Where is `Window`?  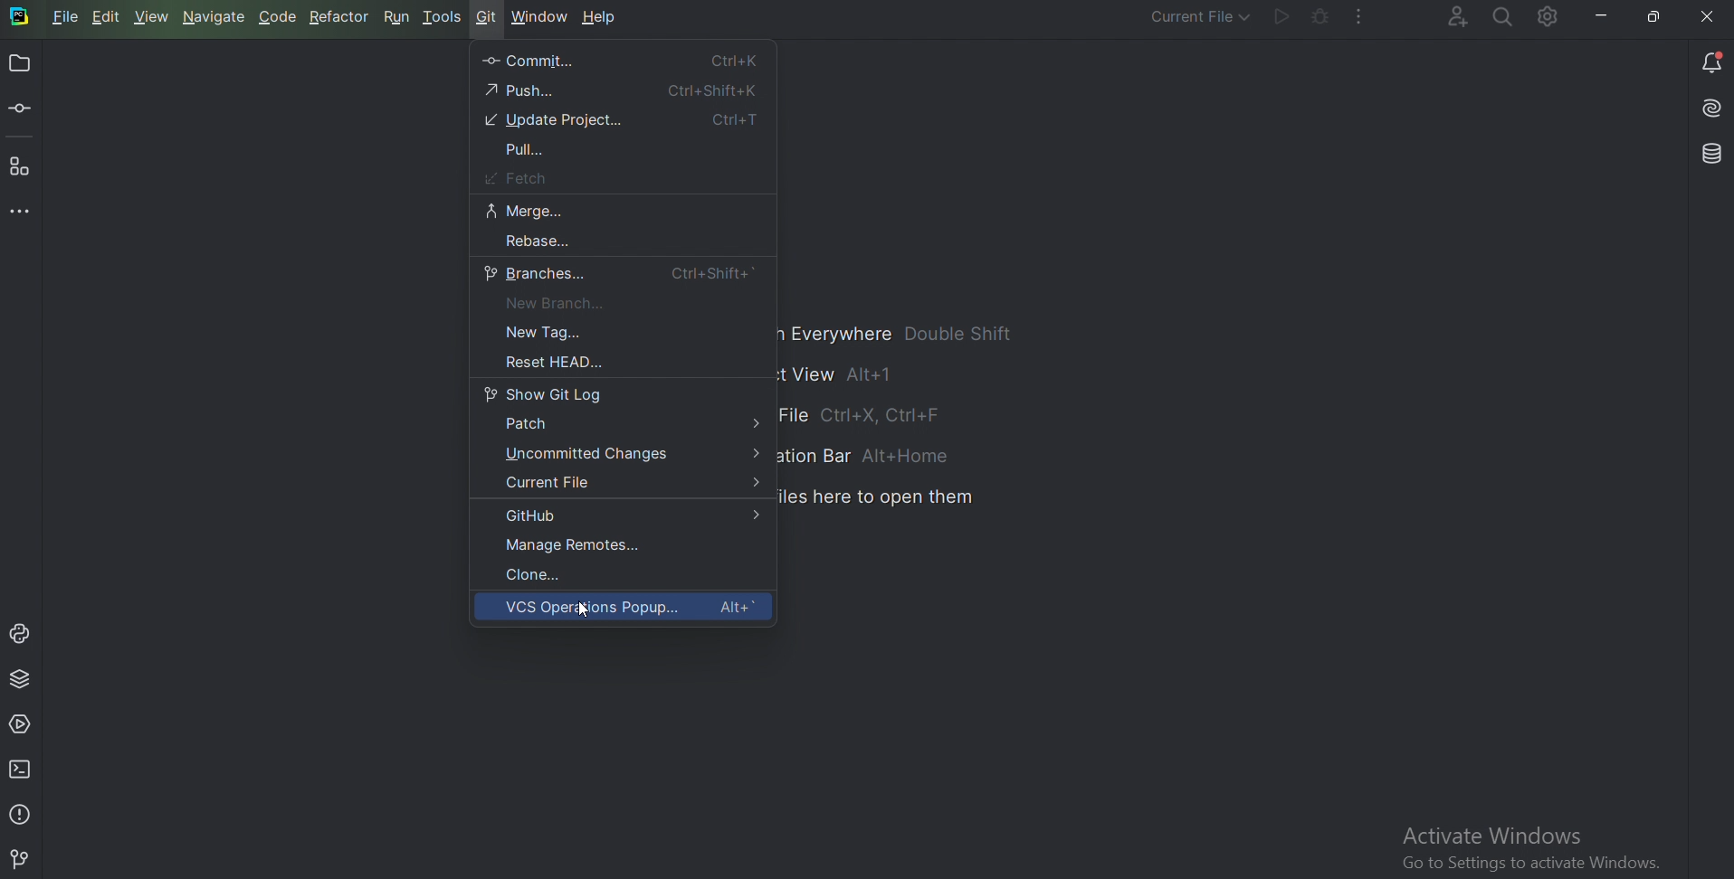 Window is located at coordinates (541, 17).